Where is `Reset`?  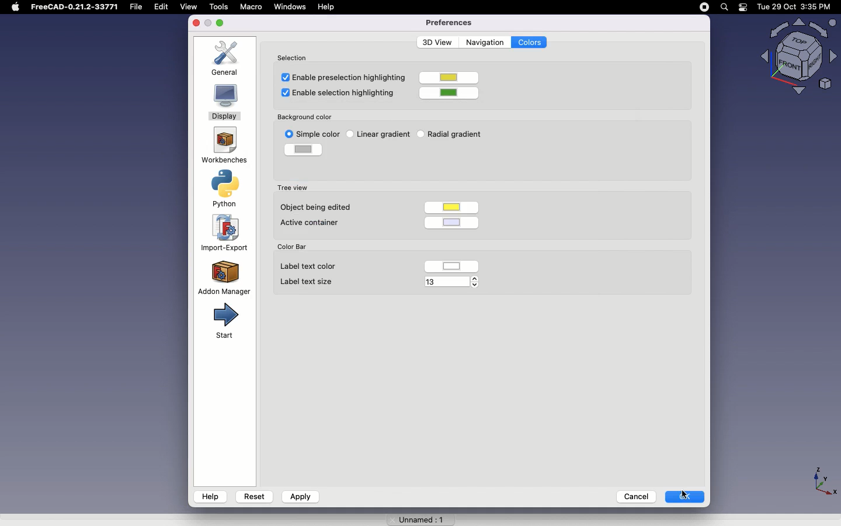 Reset is located at coordinates (255, 495).